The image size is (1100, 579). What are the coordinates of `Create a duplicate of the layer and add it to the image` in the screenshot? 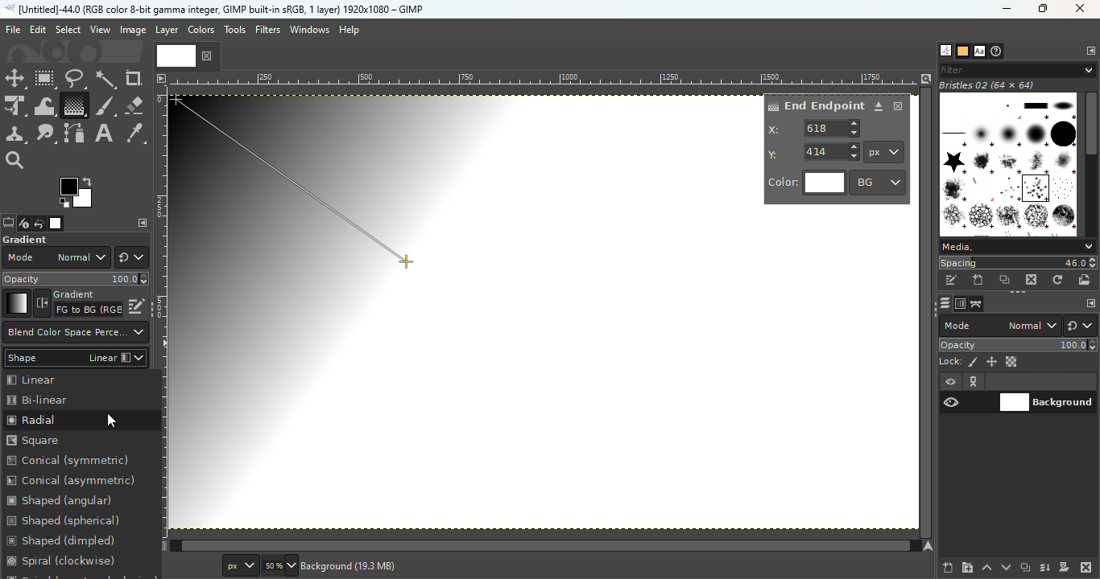 It's located at (1024, 569).